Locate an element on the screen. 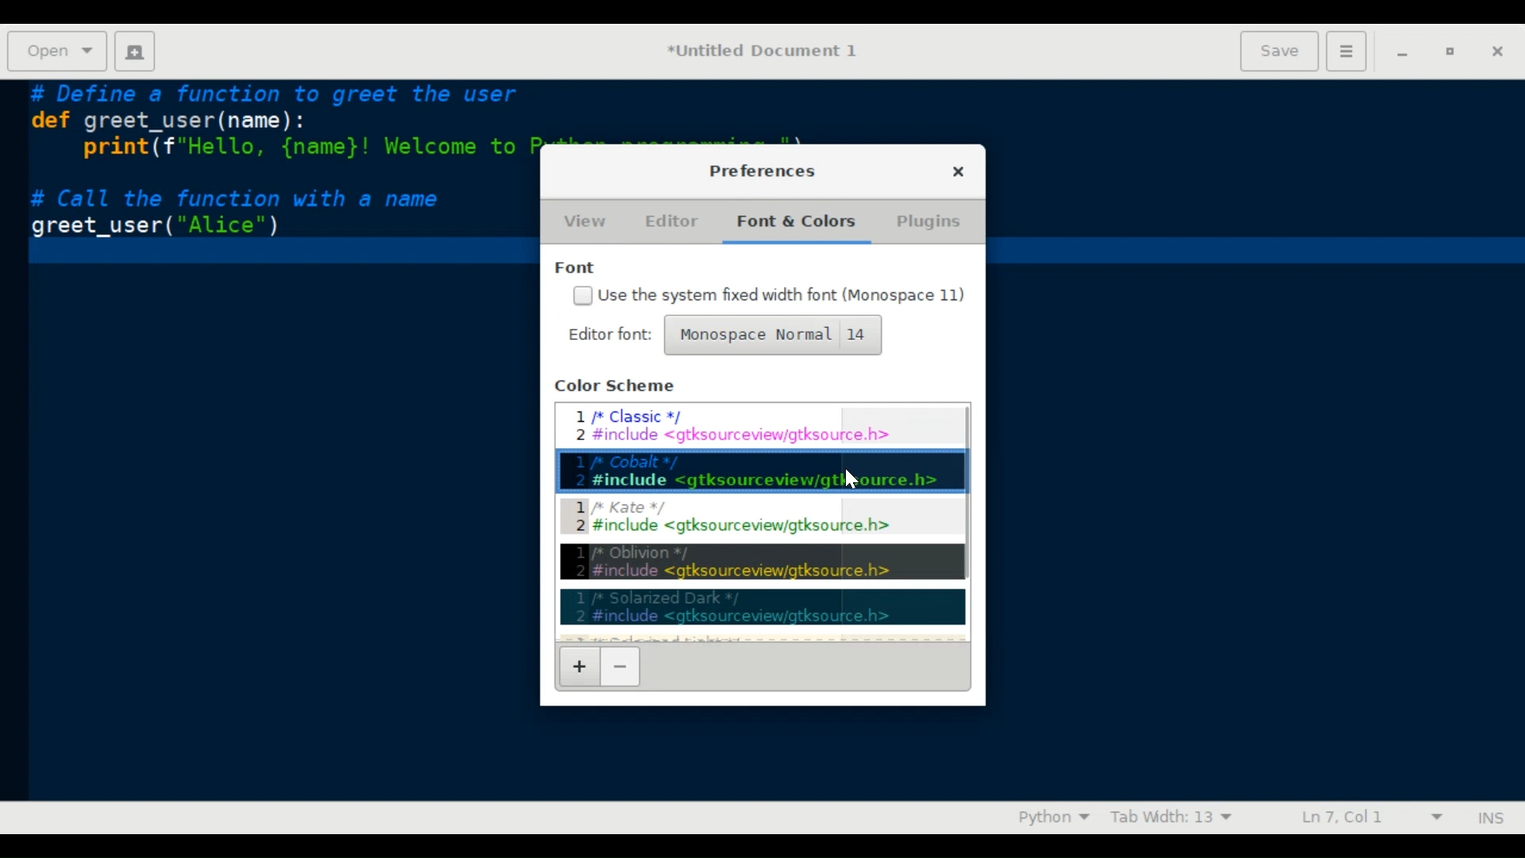 The height and width of the screenshot is (858, 1525). Cursor is located at coordinates (853, 477).